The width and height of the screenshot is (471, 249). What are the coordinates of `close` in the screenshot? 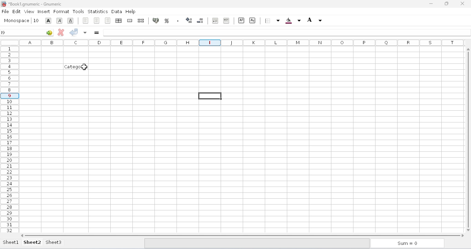 It's located at (462, 3).